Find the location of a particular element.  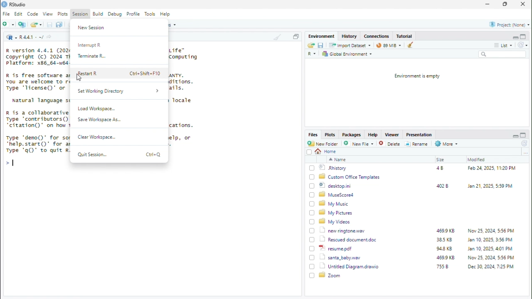

R is located at coordinates (11, 37).